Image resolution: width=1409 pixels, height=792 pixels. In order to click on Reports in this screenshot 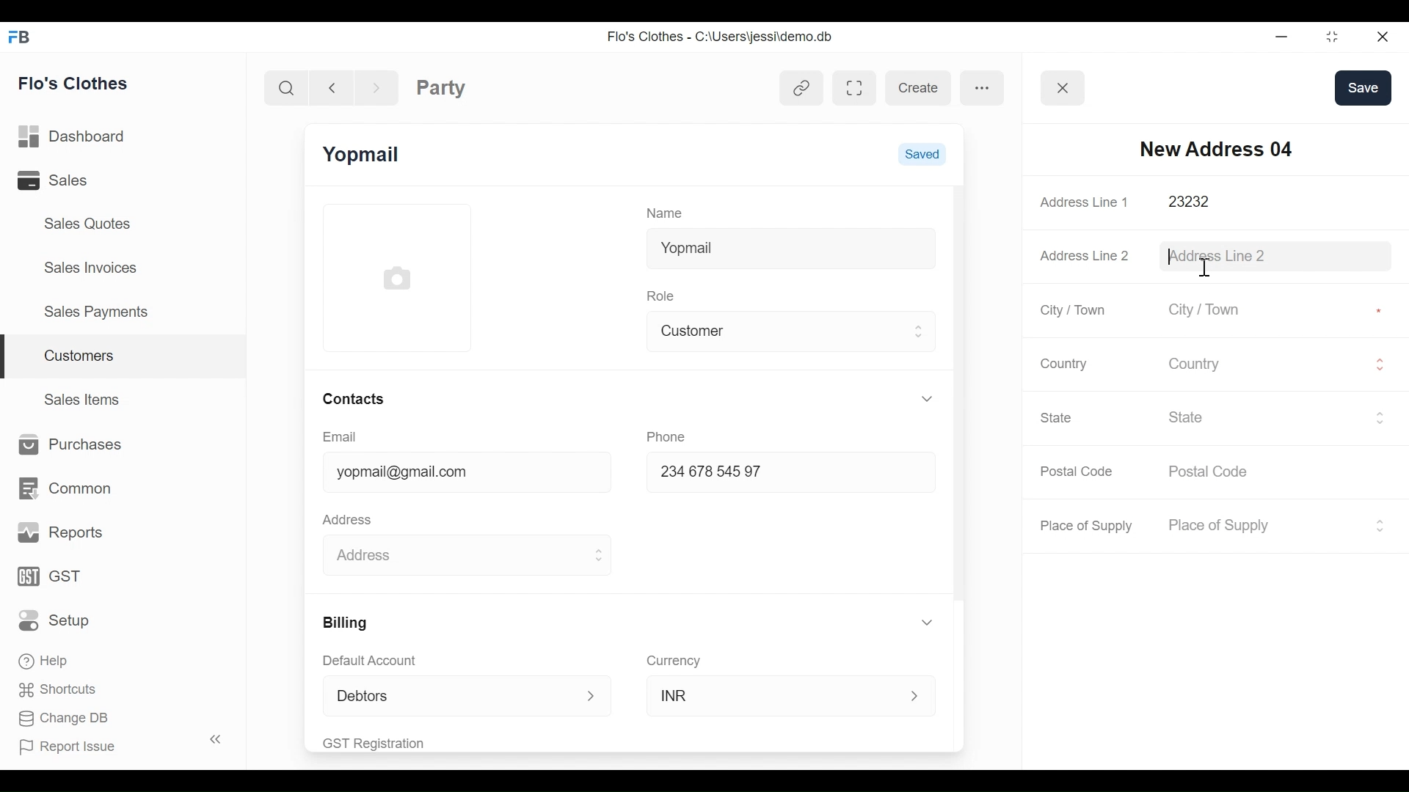, I will do `click(62, 533)`.